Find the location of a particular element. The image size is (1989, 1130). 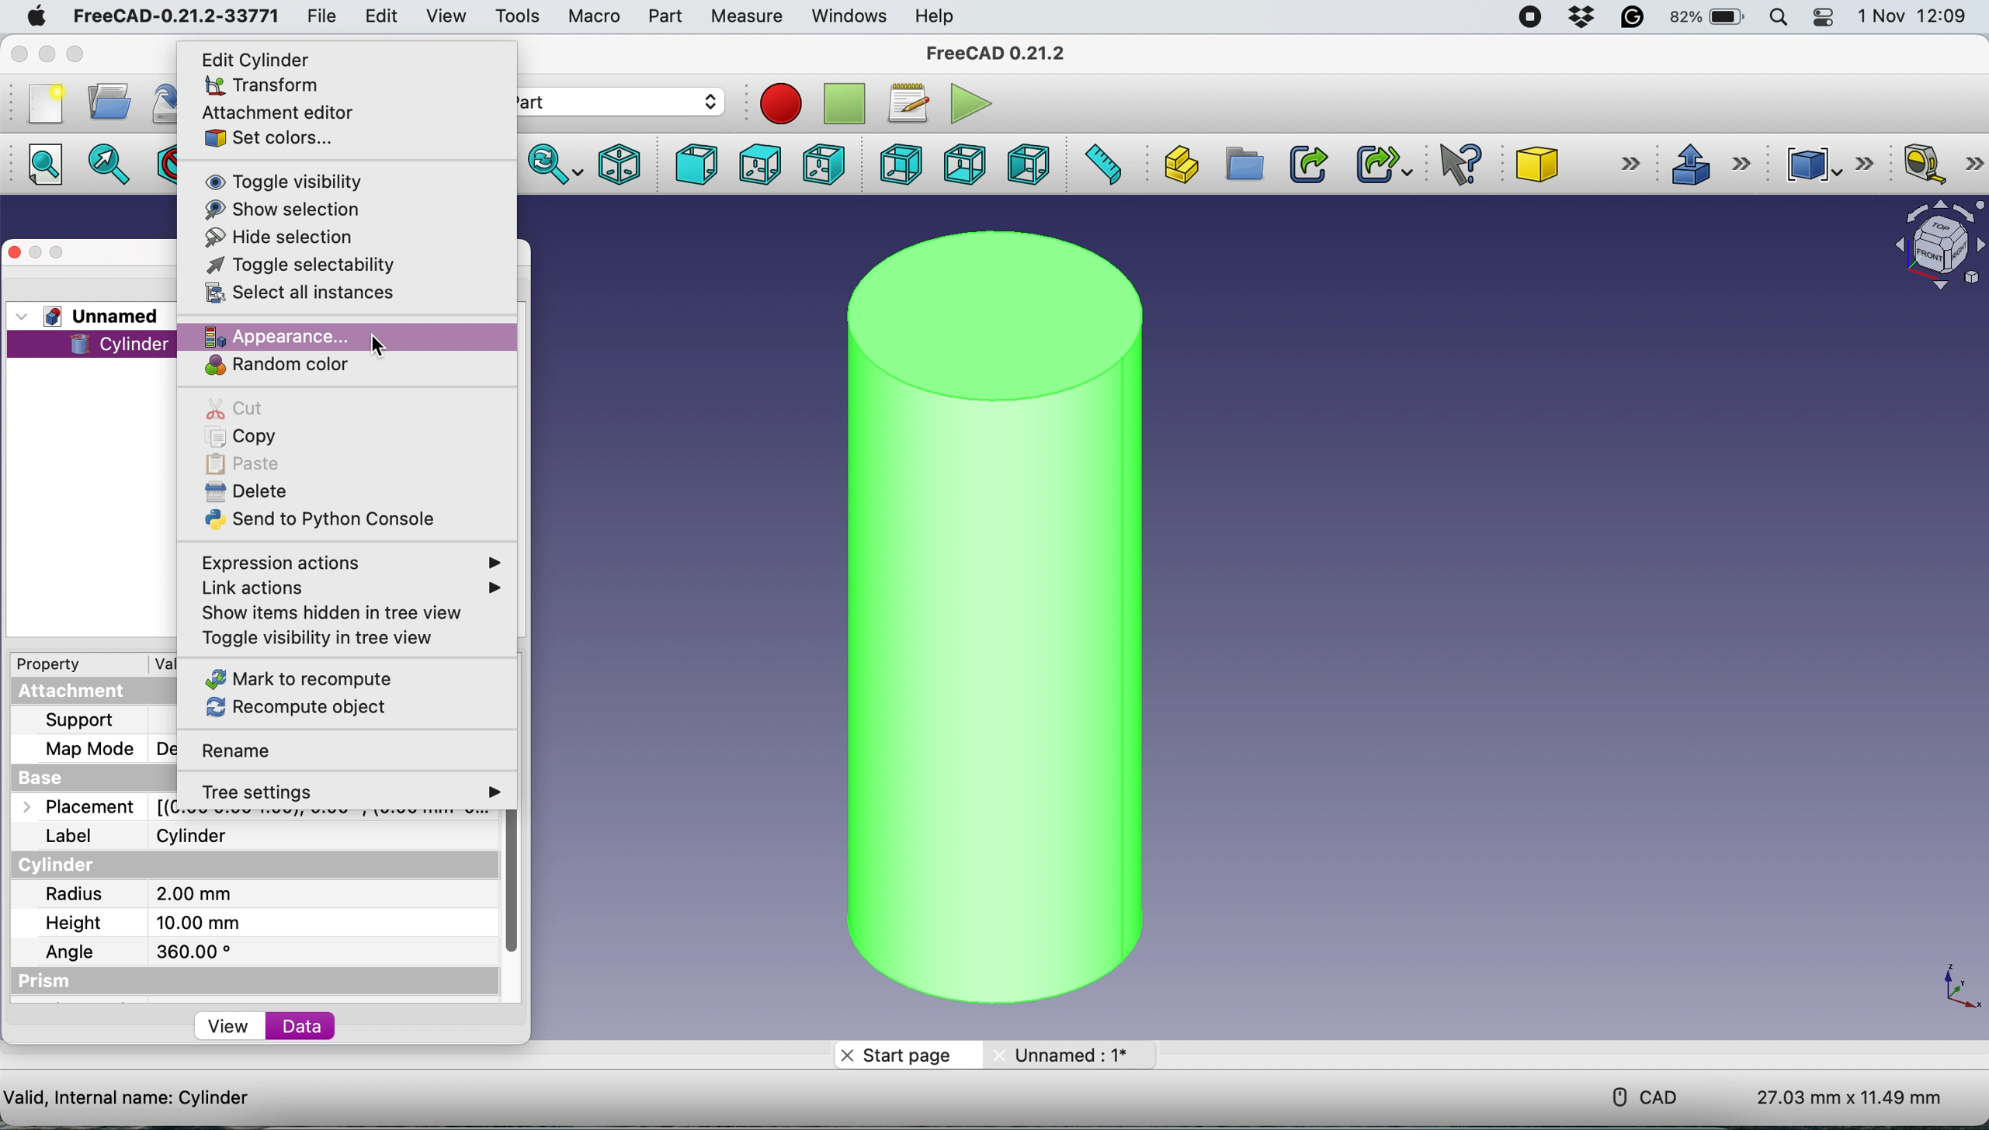

grammarly is located at coordinates (1635, 19).